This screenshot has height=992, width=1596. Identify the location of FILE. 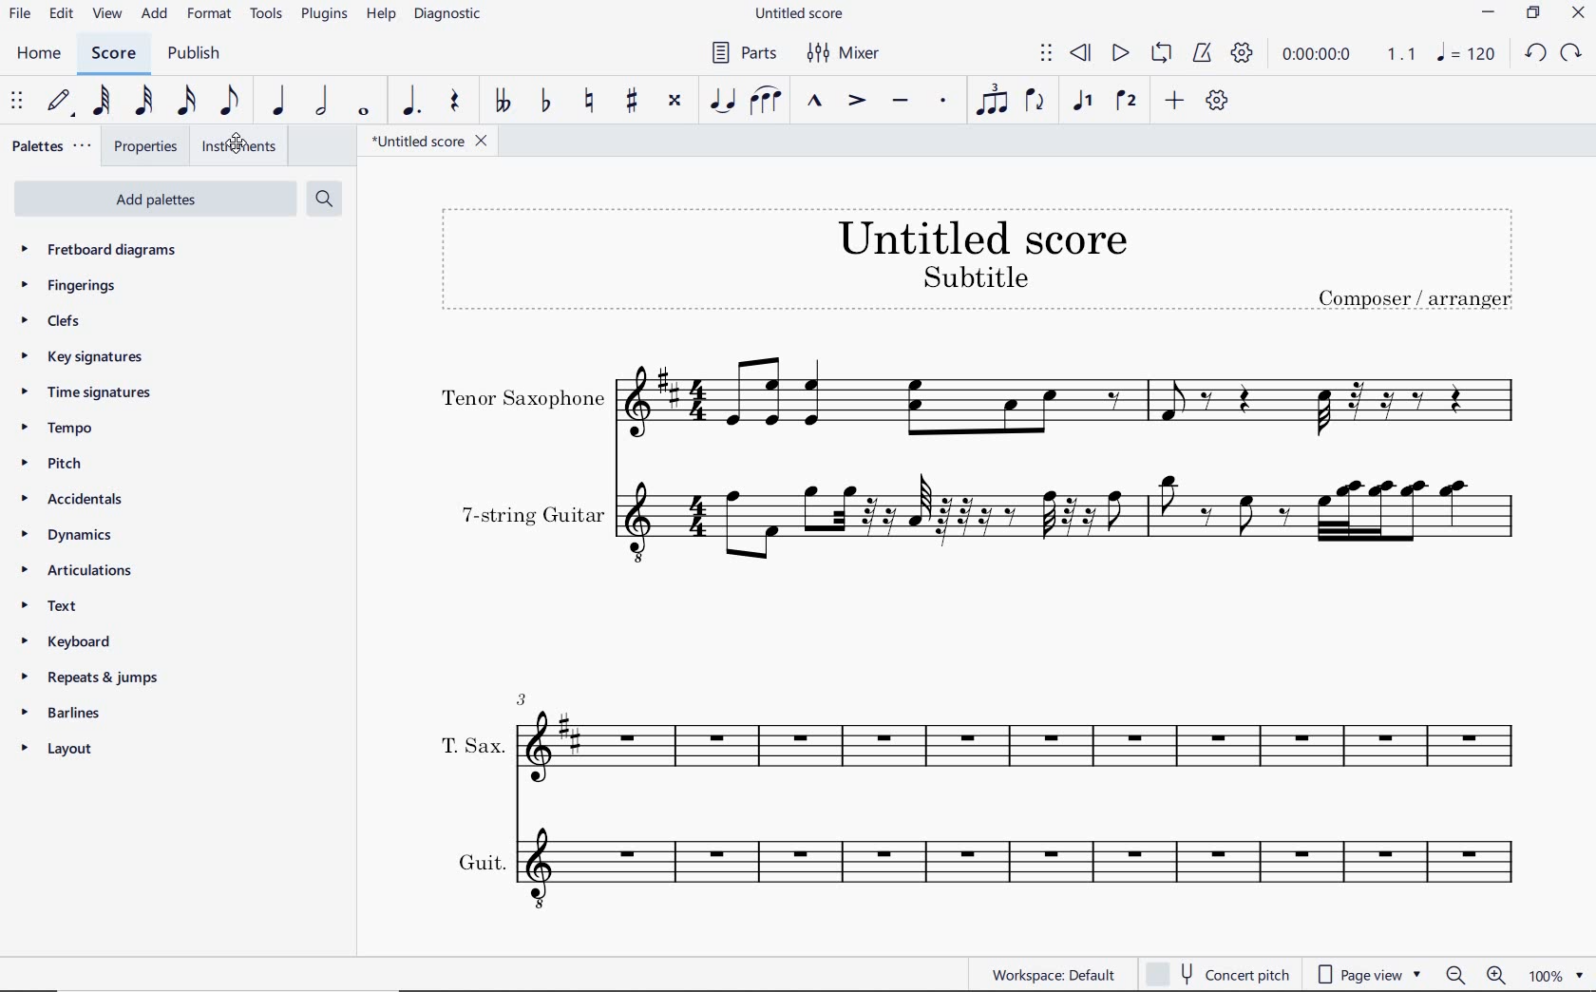
(20, 12).